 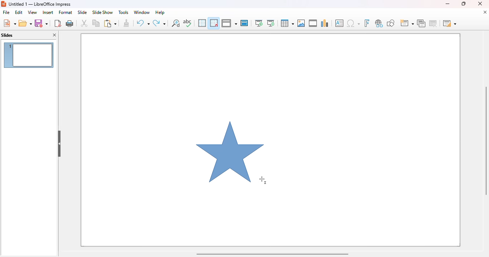 What do you see at coordinates (244, 23) in the screenshot?
I see `master slide` at bounding box center [244, 23].